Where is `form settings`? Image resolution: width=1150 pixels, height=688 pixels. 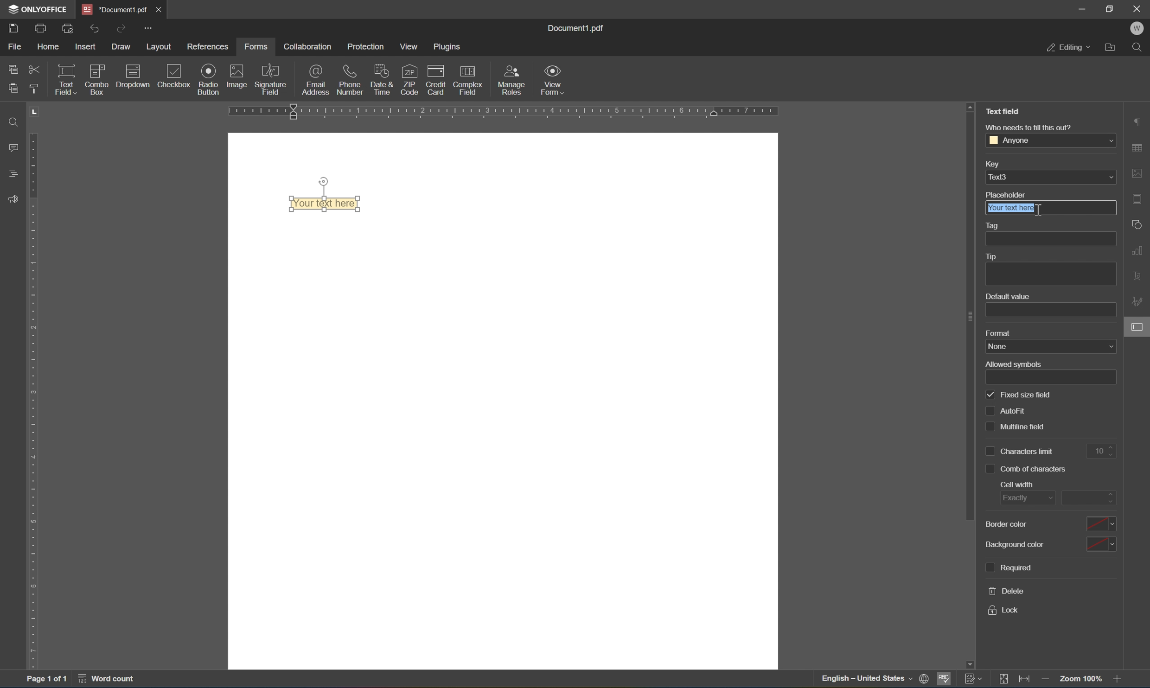 form settings is located at coordinates (1098, 344).